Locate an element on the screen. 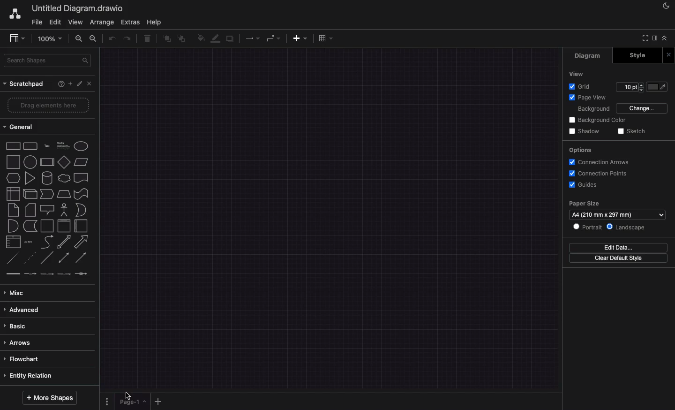  help is located at coordinates (61, 84).